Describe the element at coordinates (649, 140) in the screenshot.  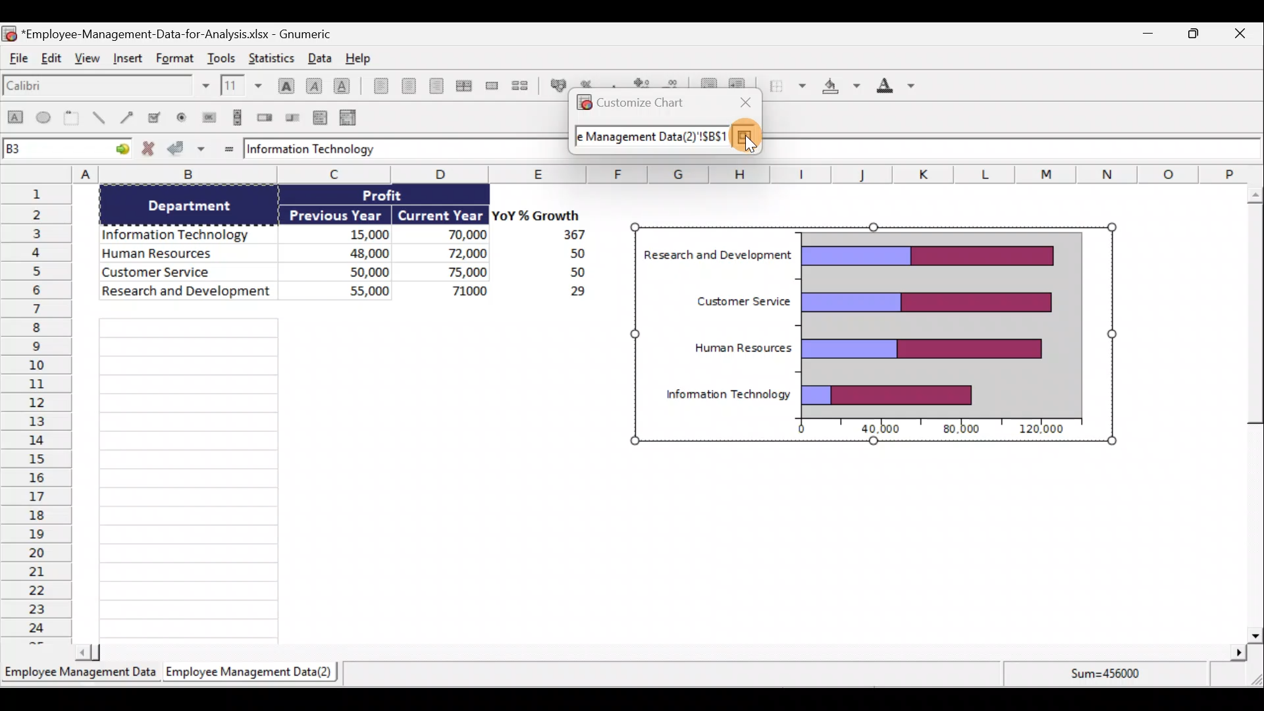
I see `e Management Data(2)!SBS1` at that location.